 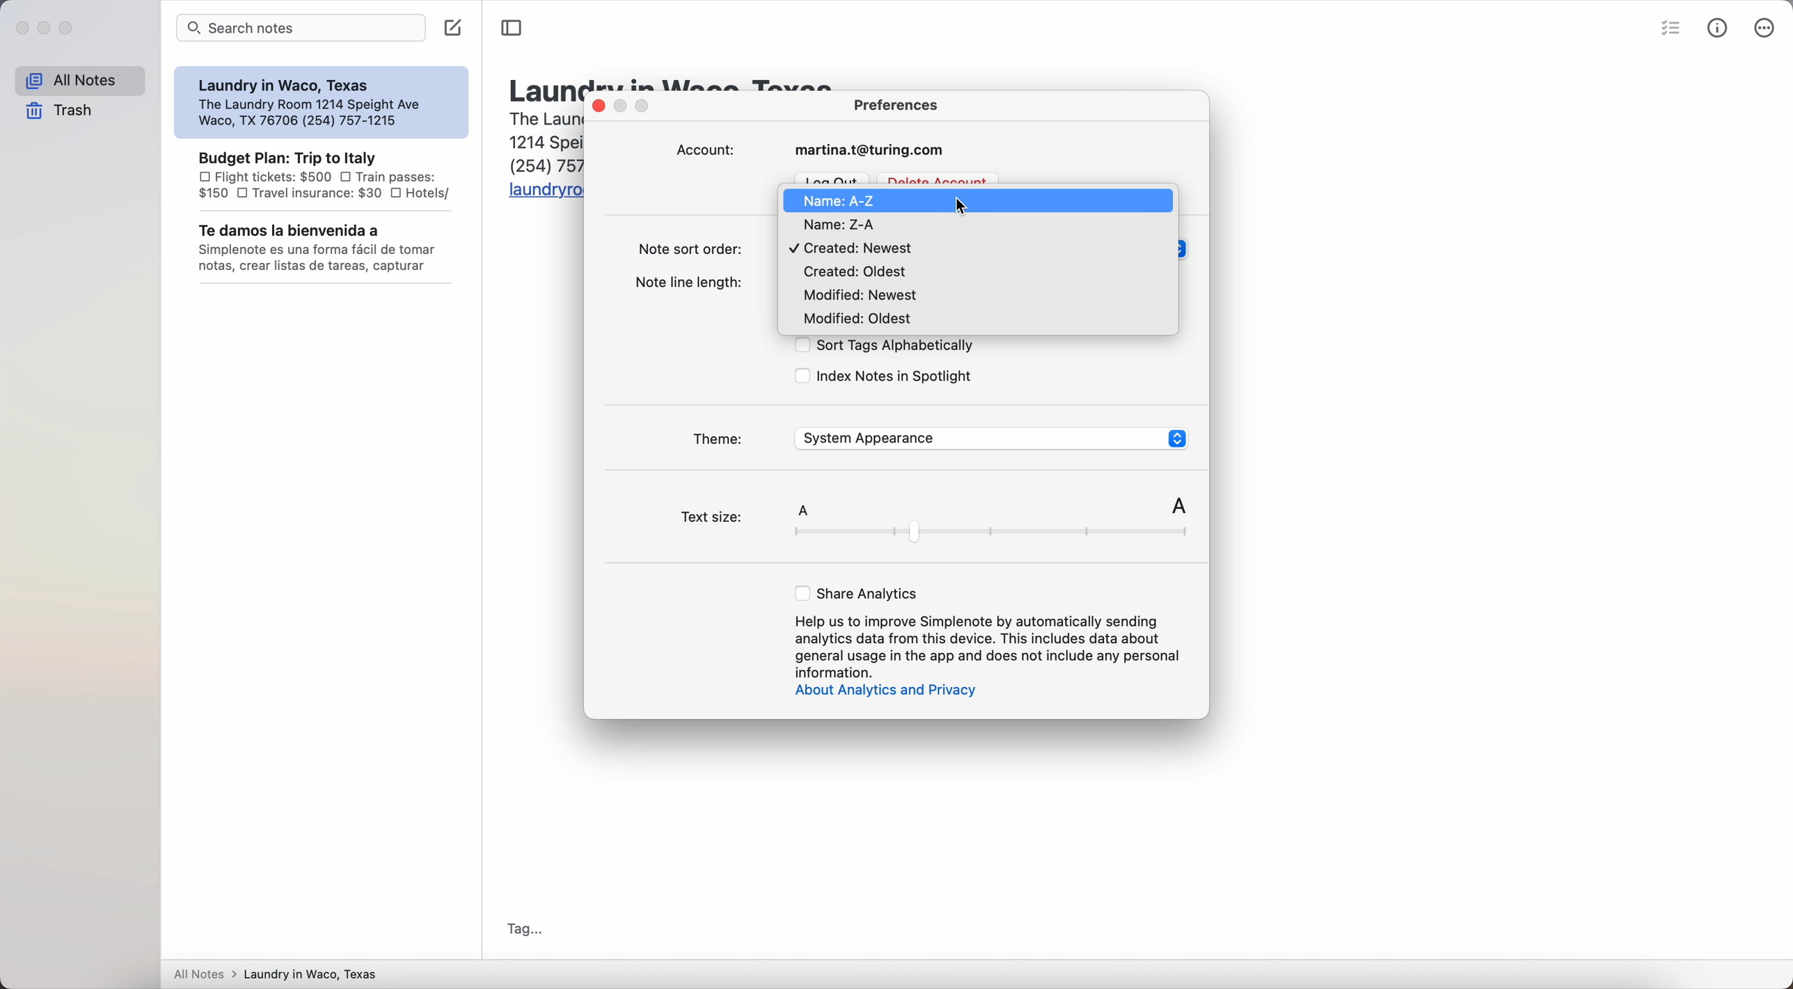 I want to click on close Simplenote, so click(x=22, y=29).